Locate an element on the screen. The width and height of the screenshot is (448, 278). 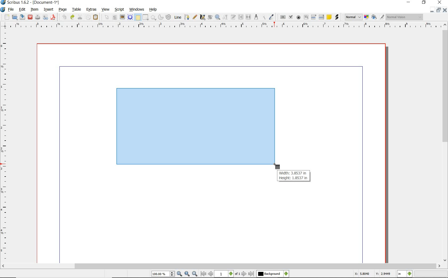
render frame is located at coordinates (130, 17).